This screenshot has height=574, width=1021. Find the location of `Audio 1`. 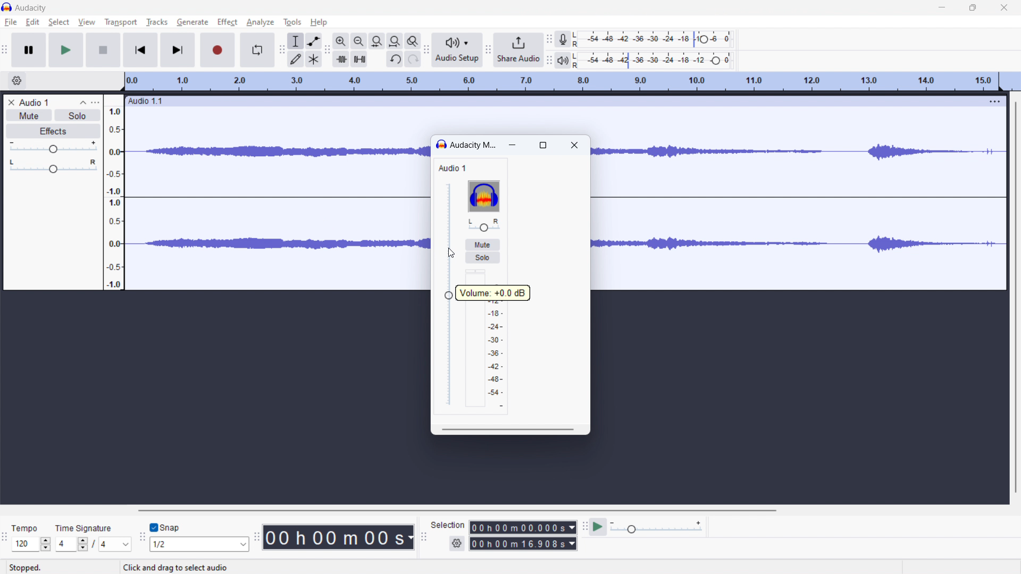

Audio 1 is located at coordinates (458, 168).